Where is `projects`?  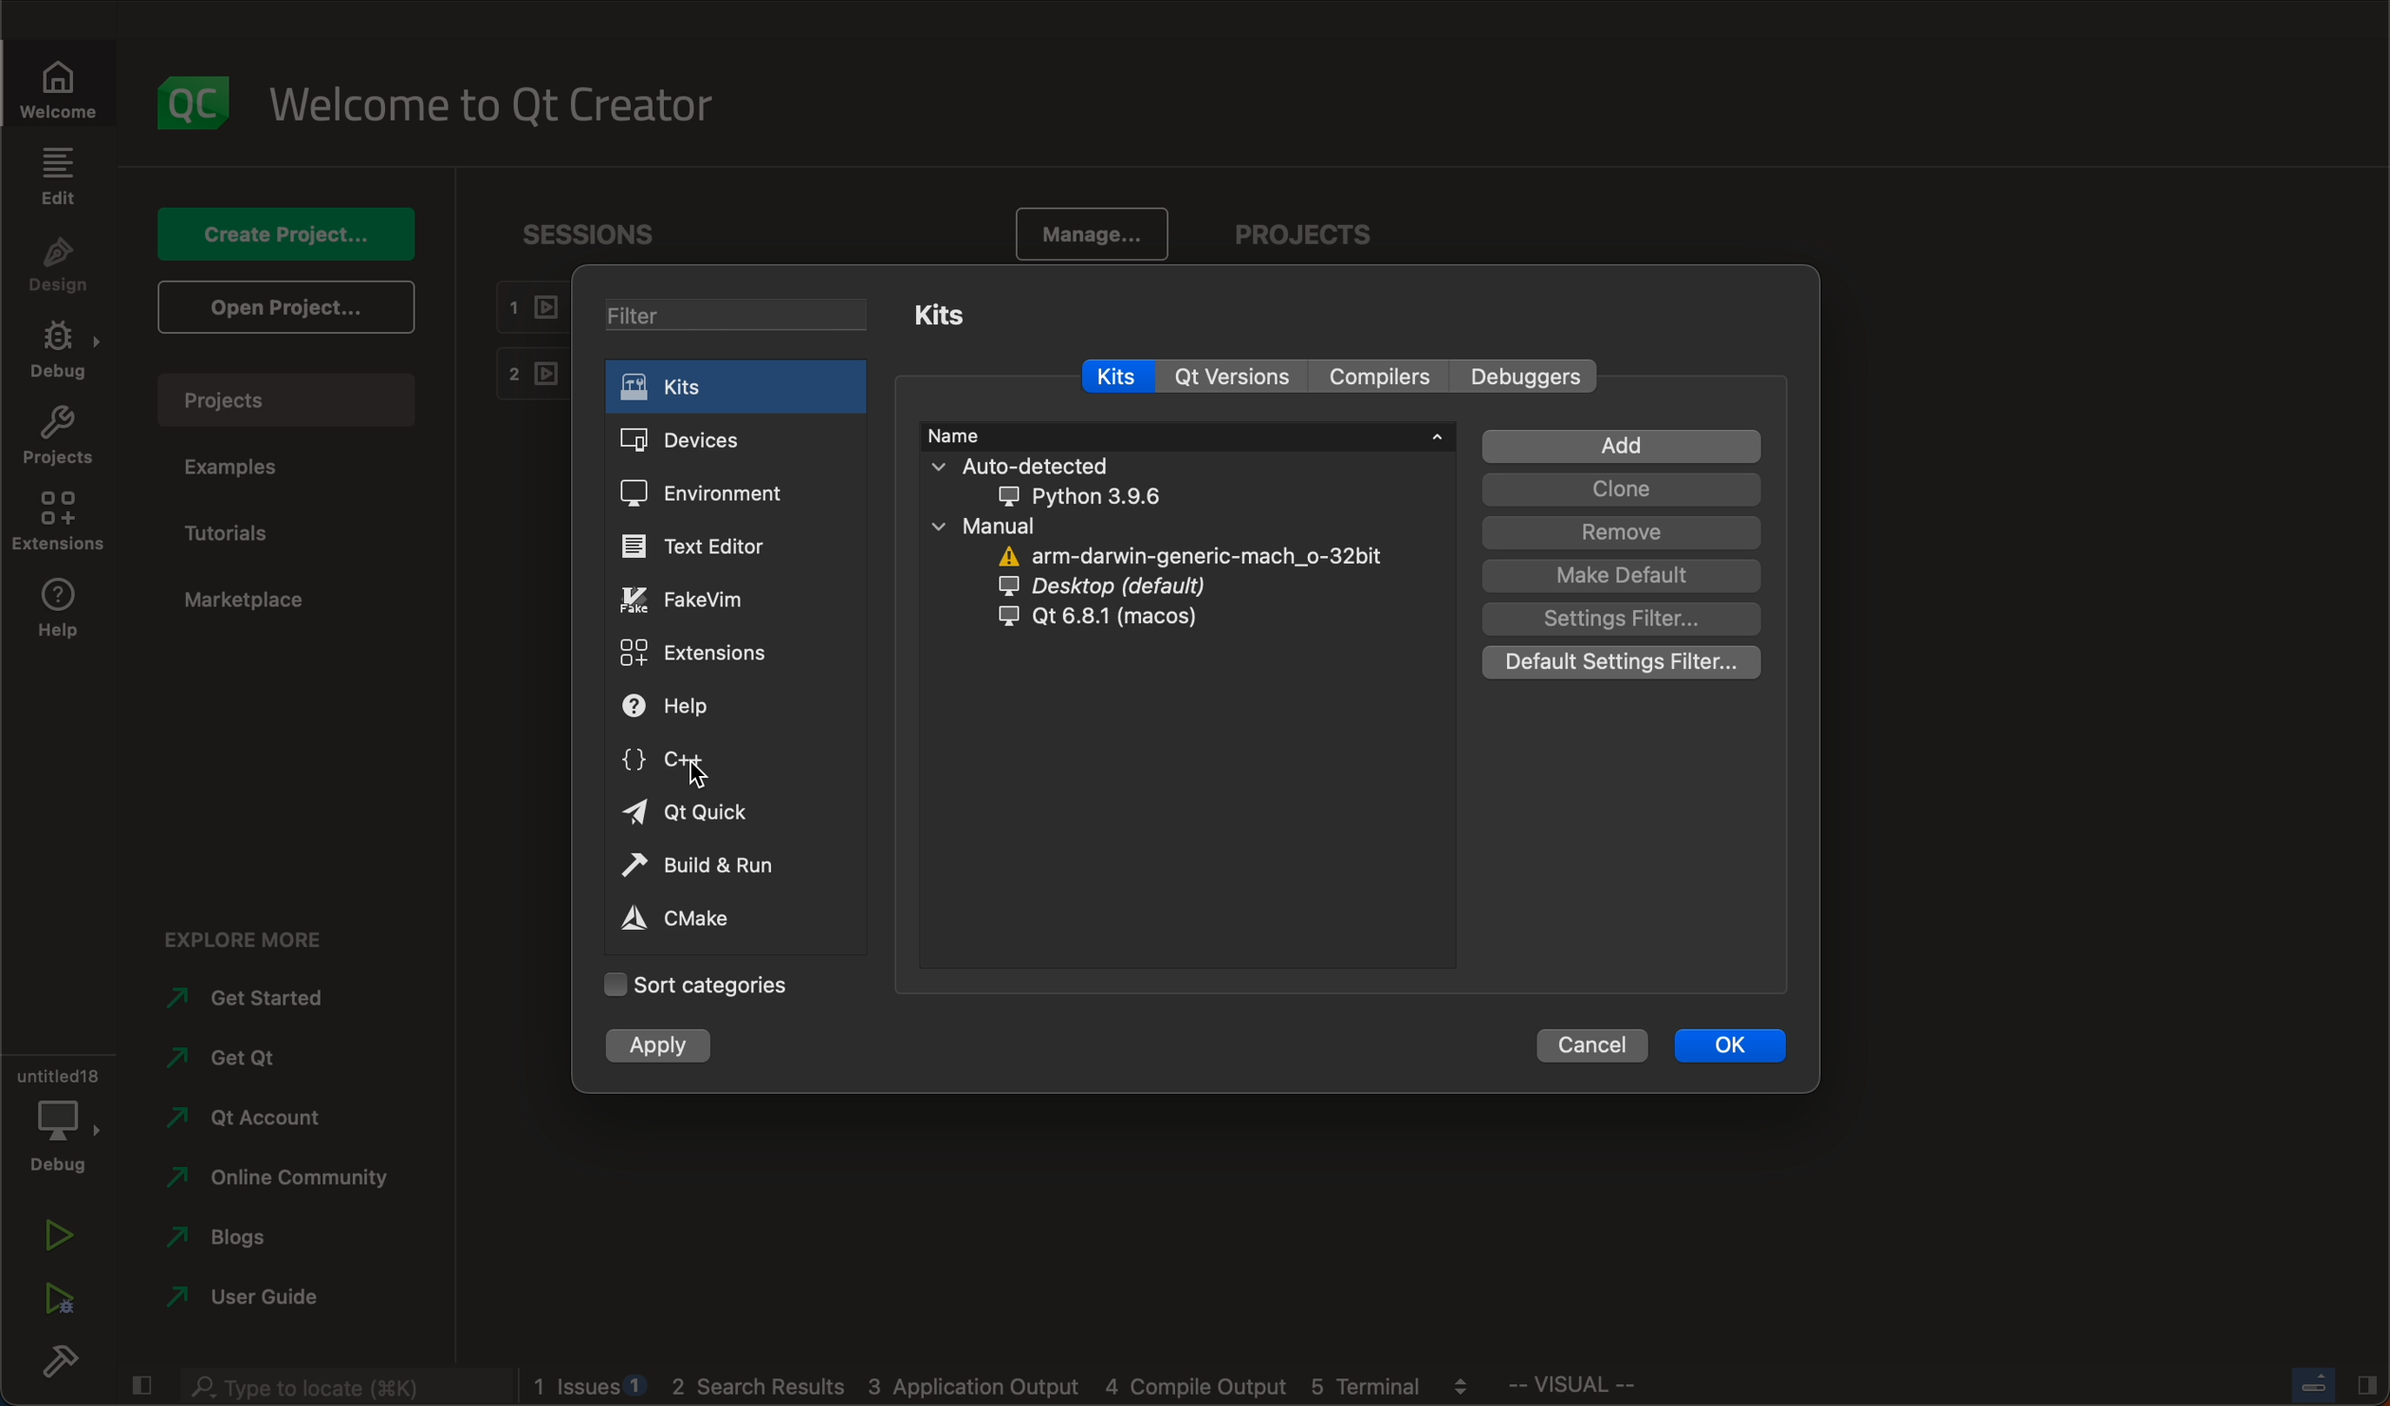
projects is located at coordinates (1314, 237).